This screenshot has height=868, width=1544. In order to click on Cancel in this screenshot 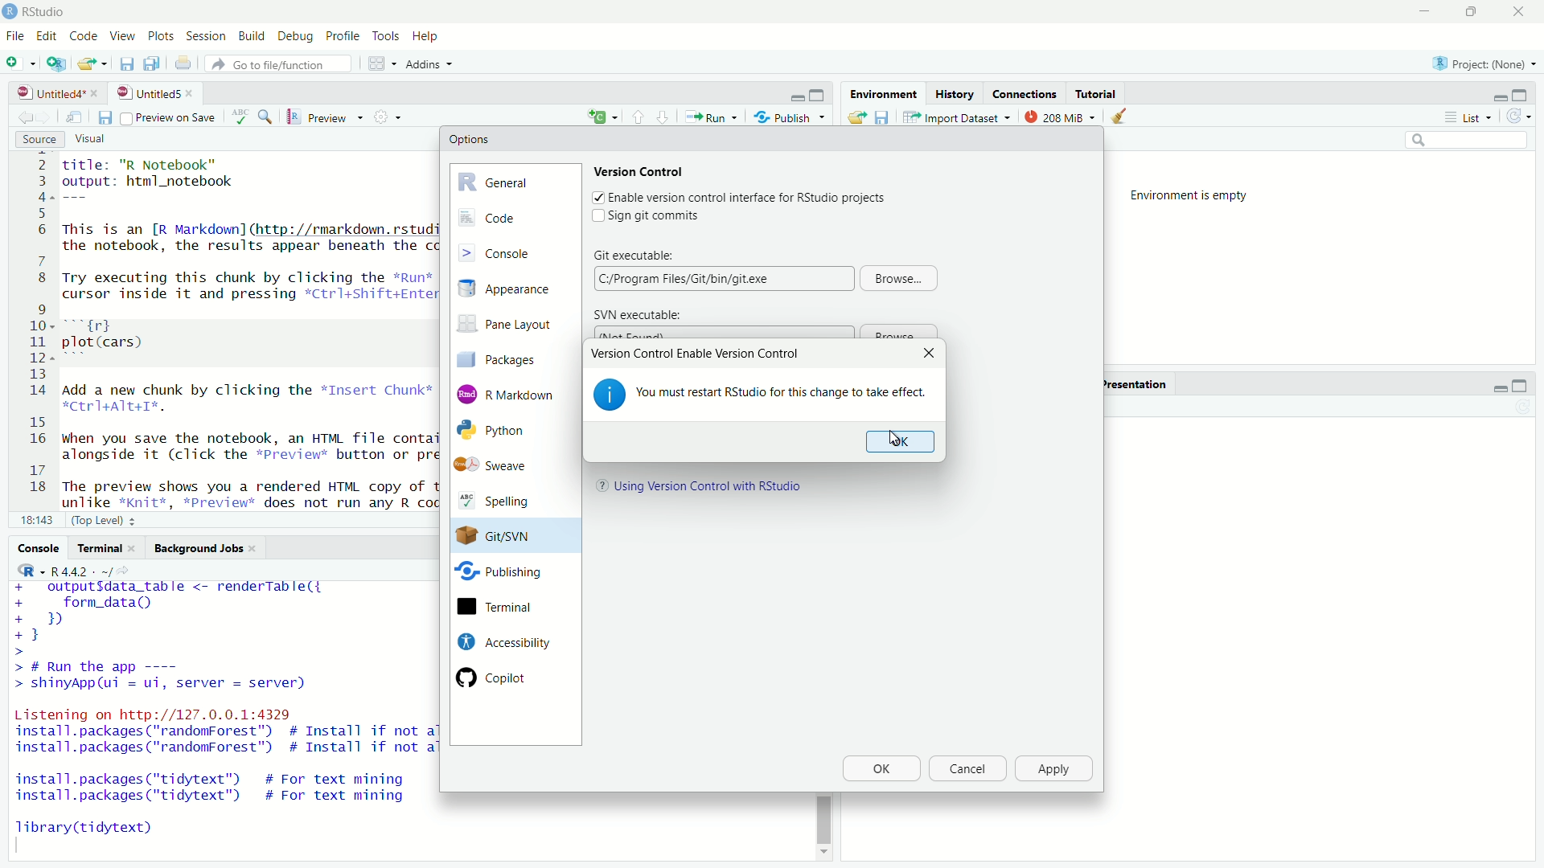, I will do `click(966, 769)`.